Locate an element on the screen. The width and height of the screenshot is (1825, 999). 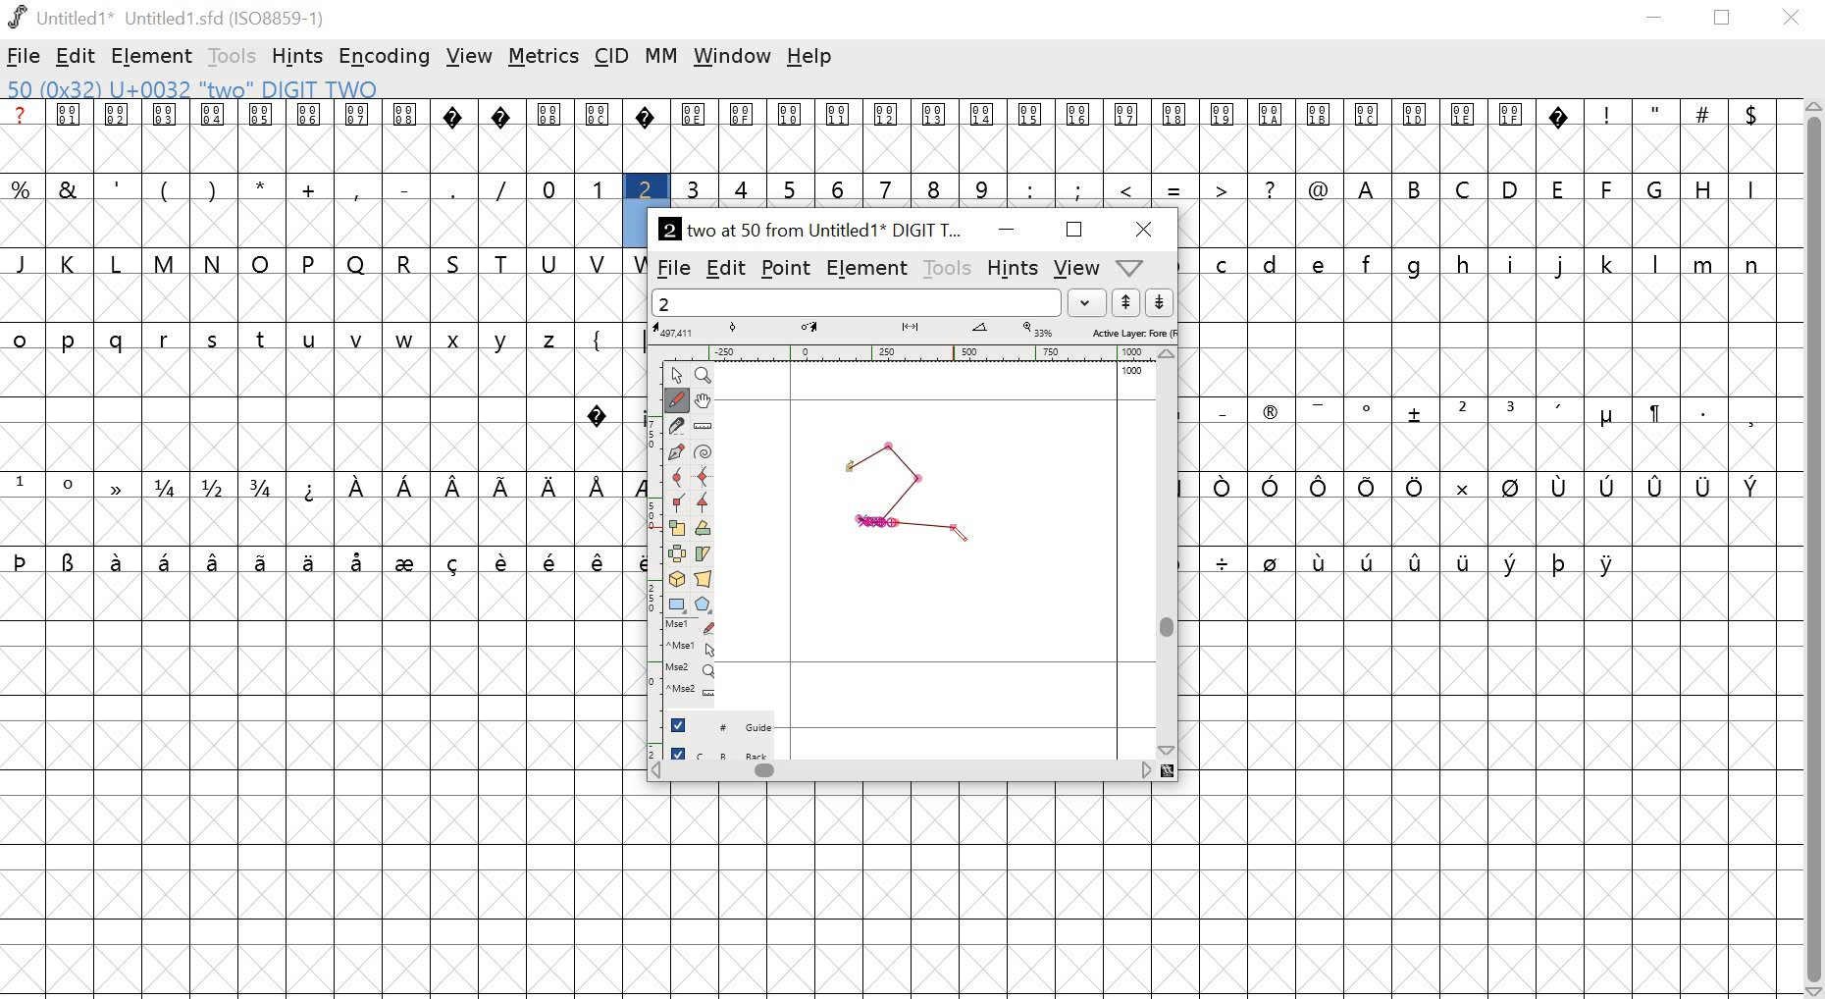
scrollbar is located at coordinates (912, 772).